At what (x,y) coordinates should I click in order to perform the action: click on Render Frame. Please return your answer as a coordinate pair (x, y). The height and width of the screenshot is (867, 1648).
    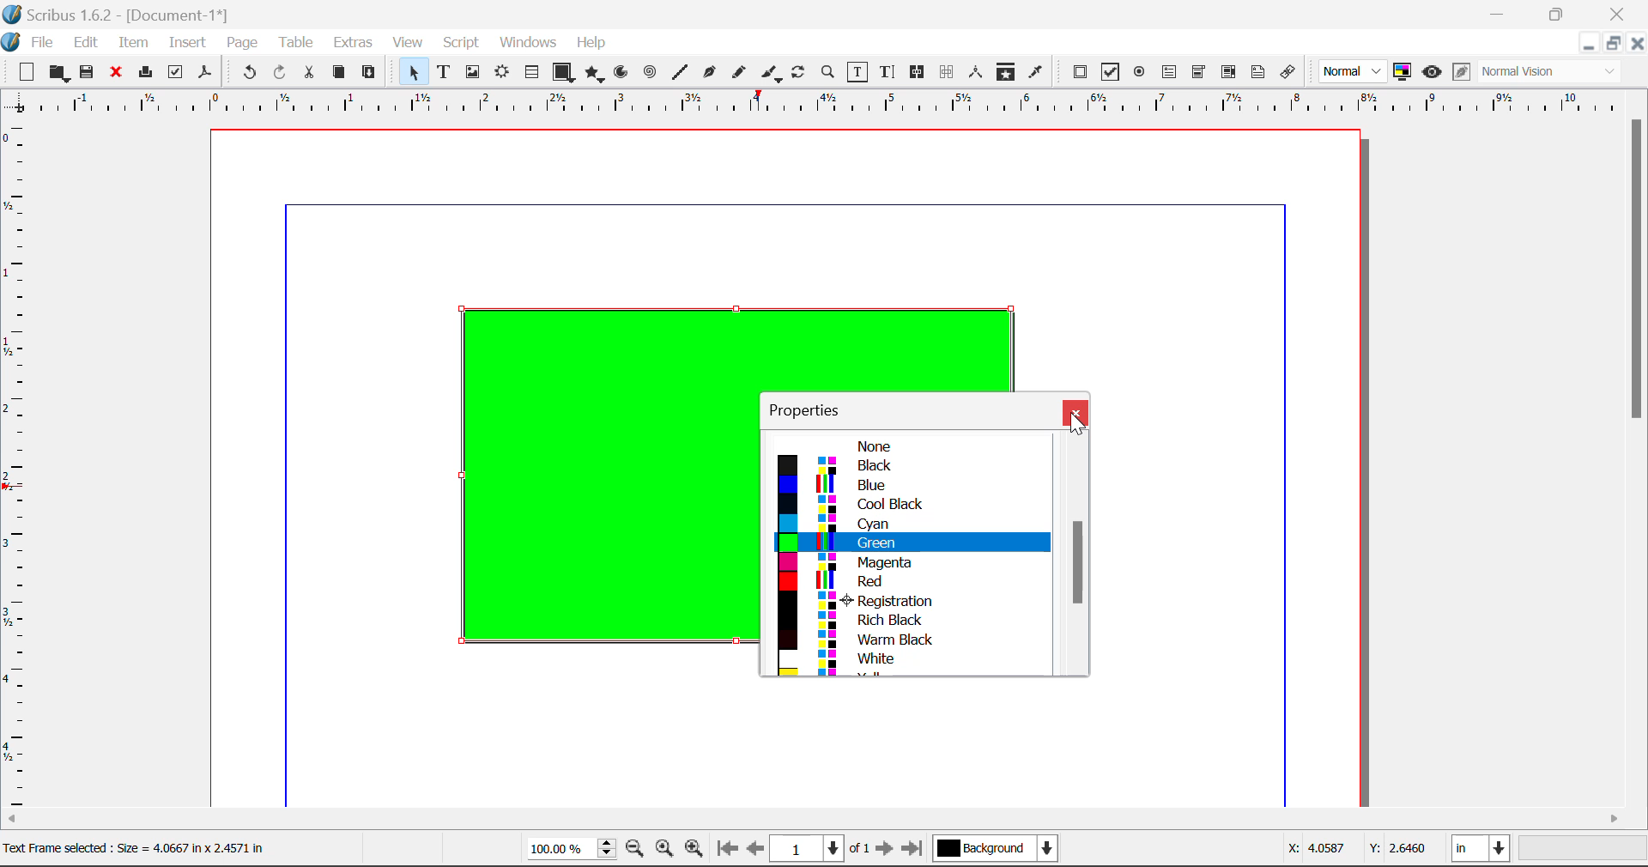
    Looking at the image, I should click on (501, 73).